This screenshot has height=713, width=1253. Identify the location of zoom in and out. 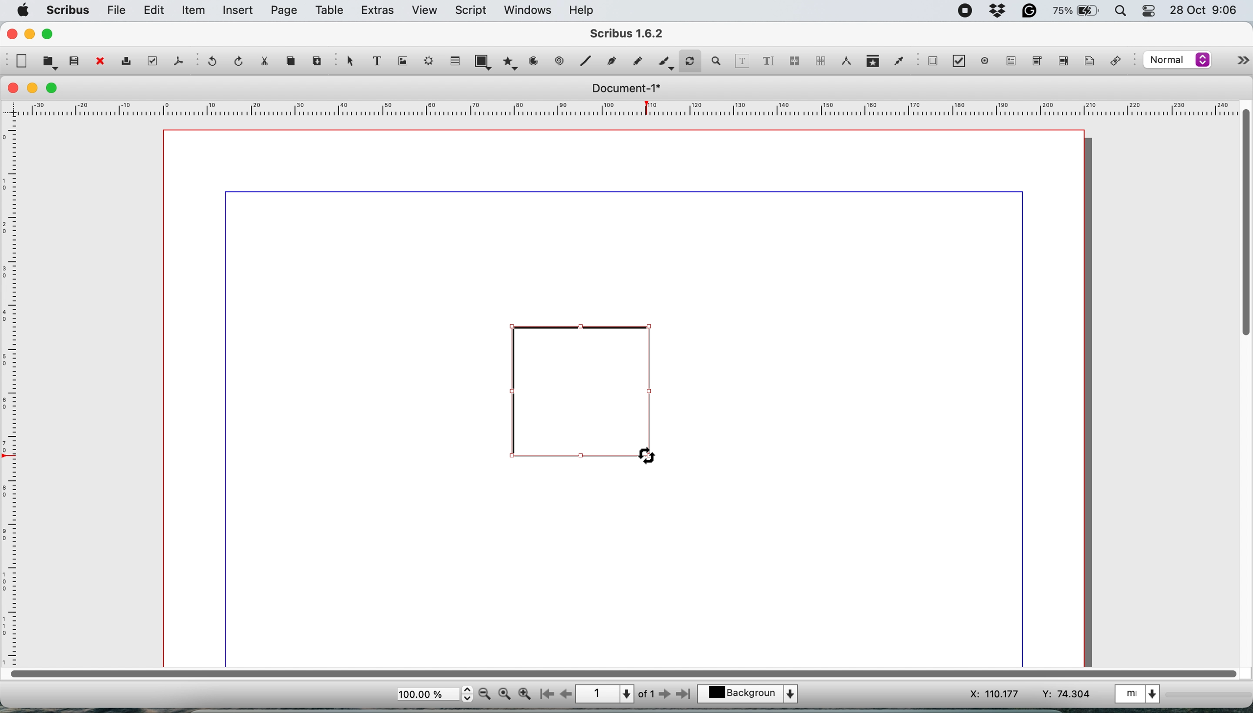
(719, 61).